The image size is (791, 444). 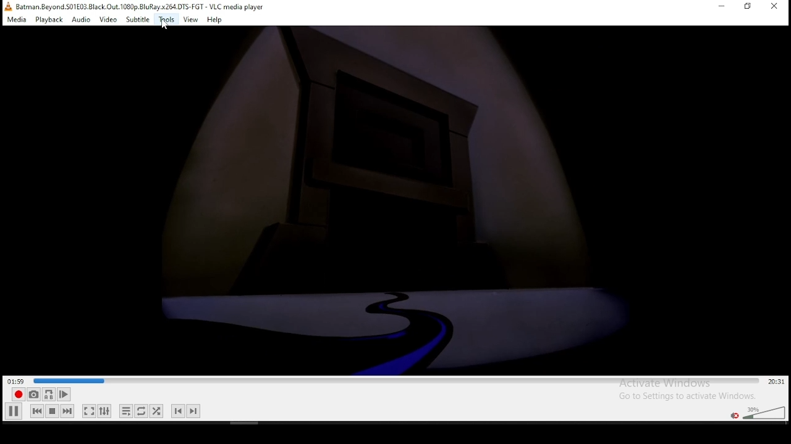 What do you see at coordinates (776, 6) in the screenshot?
I see `close window` at bounding box center [776, 6].